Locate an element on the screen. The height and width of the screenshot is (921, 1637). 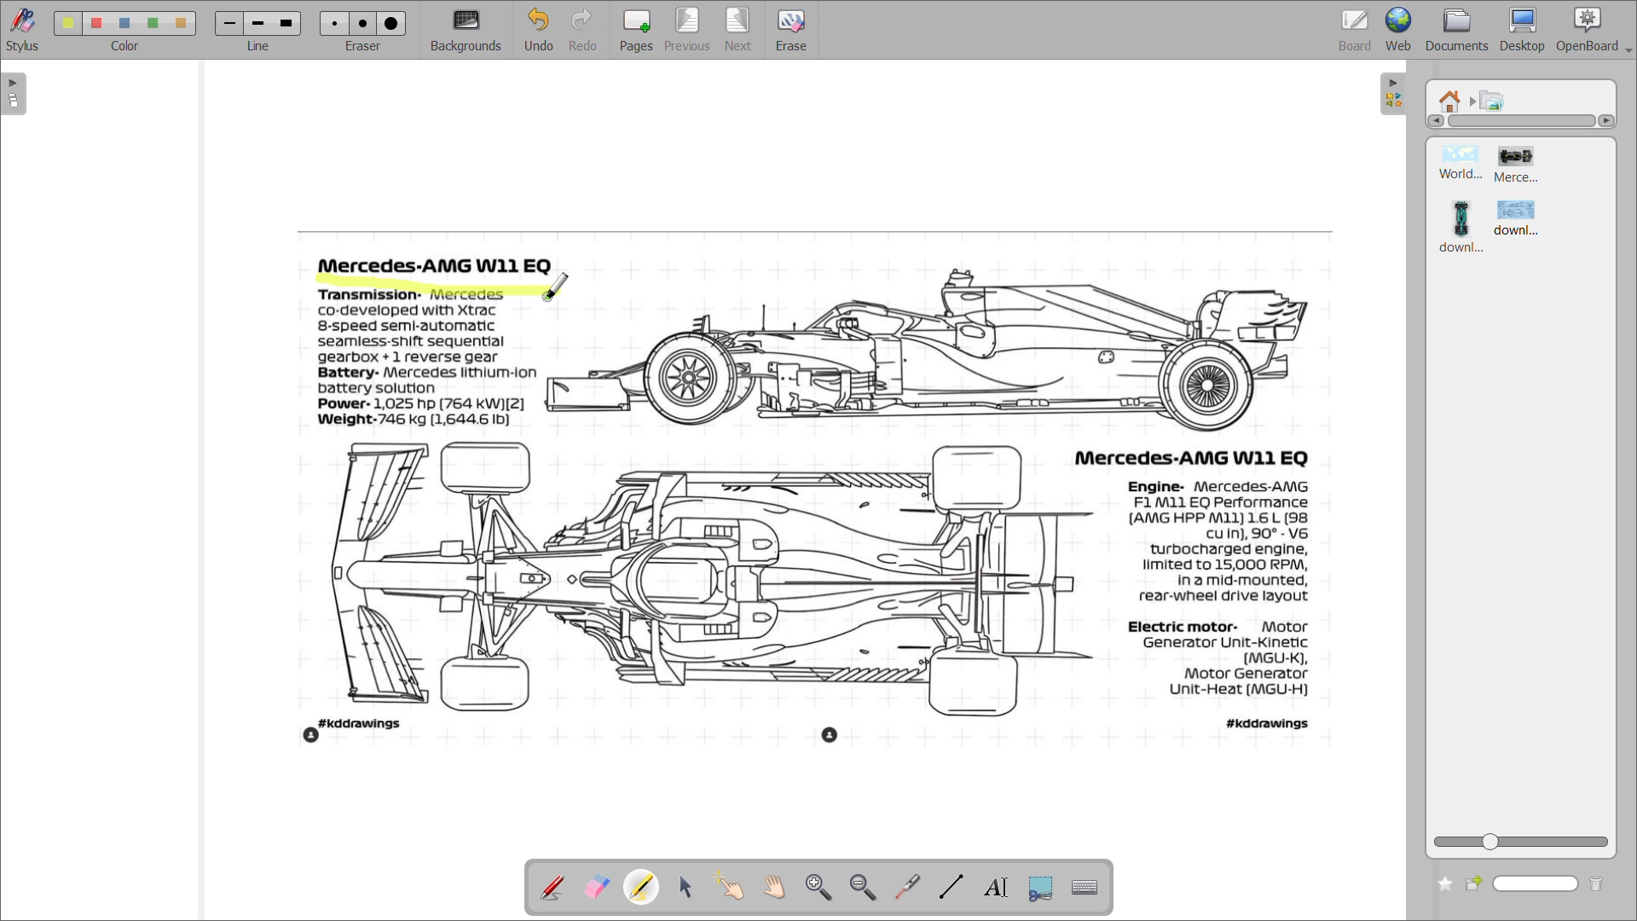
documents is located at coordinates (1461, 31).